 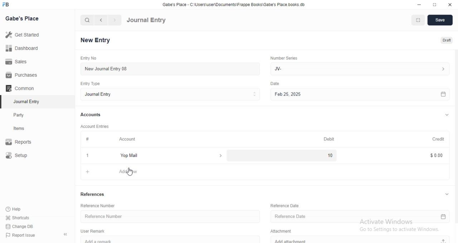 What do you see at coordinates (329, 139) in the screenshot?
I see `Debit` at bounding box center [329, 139].